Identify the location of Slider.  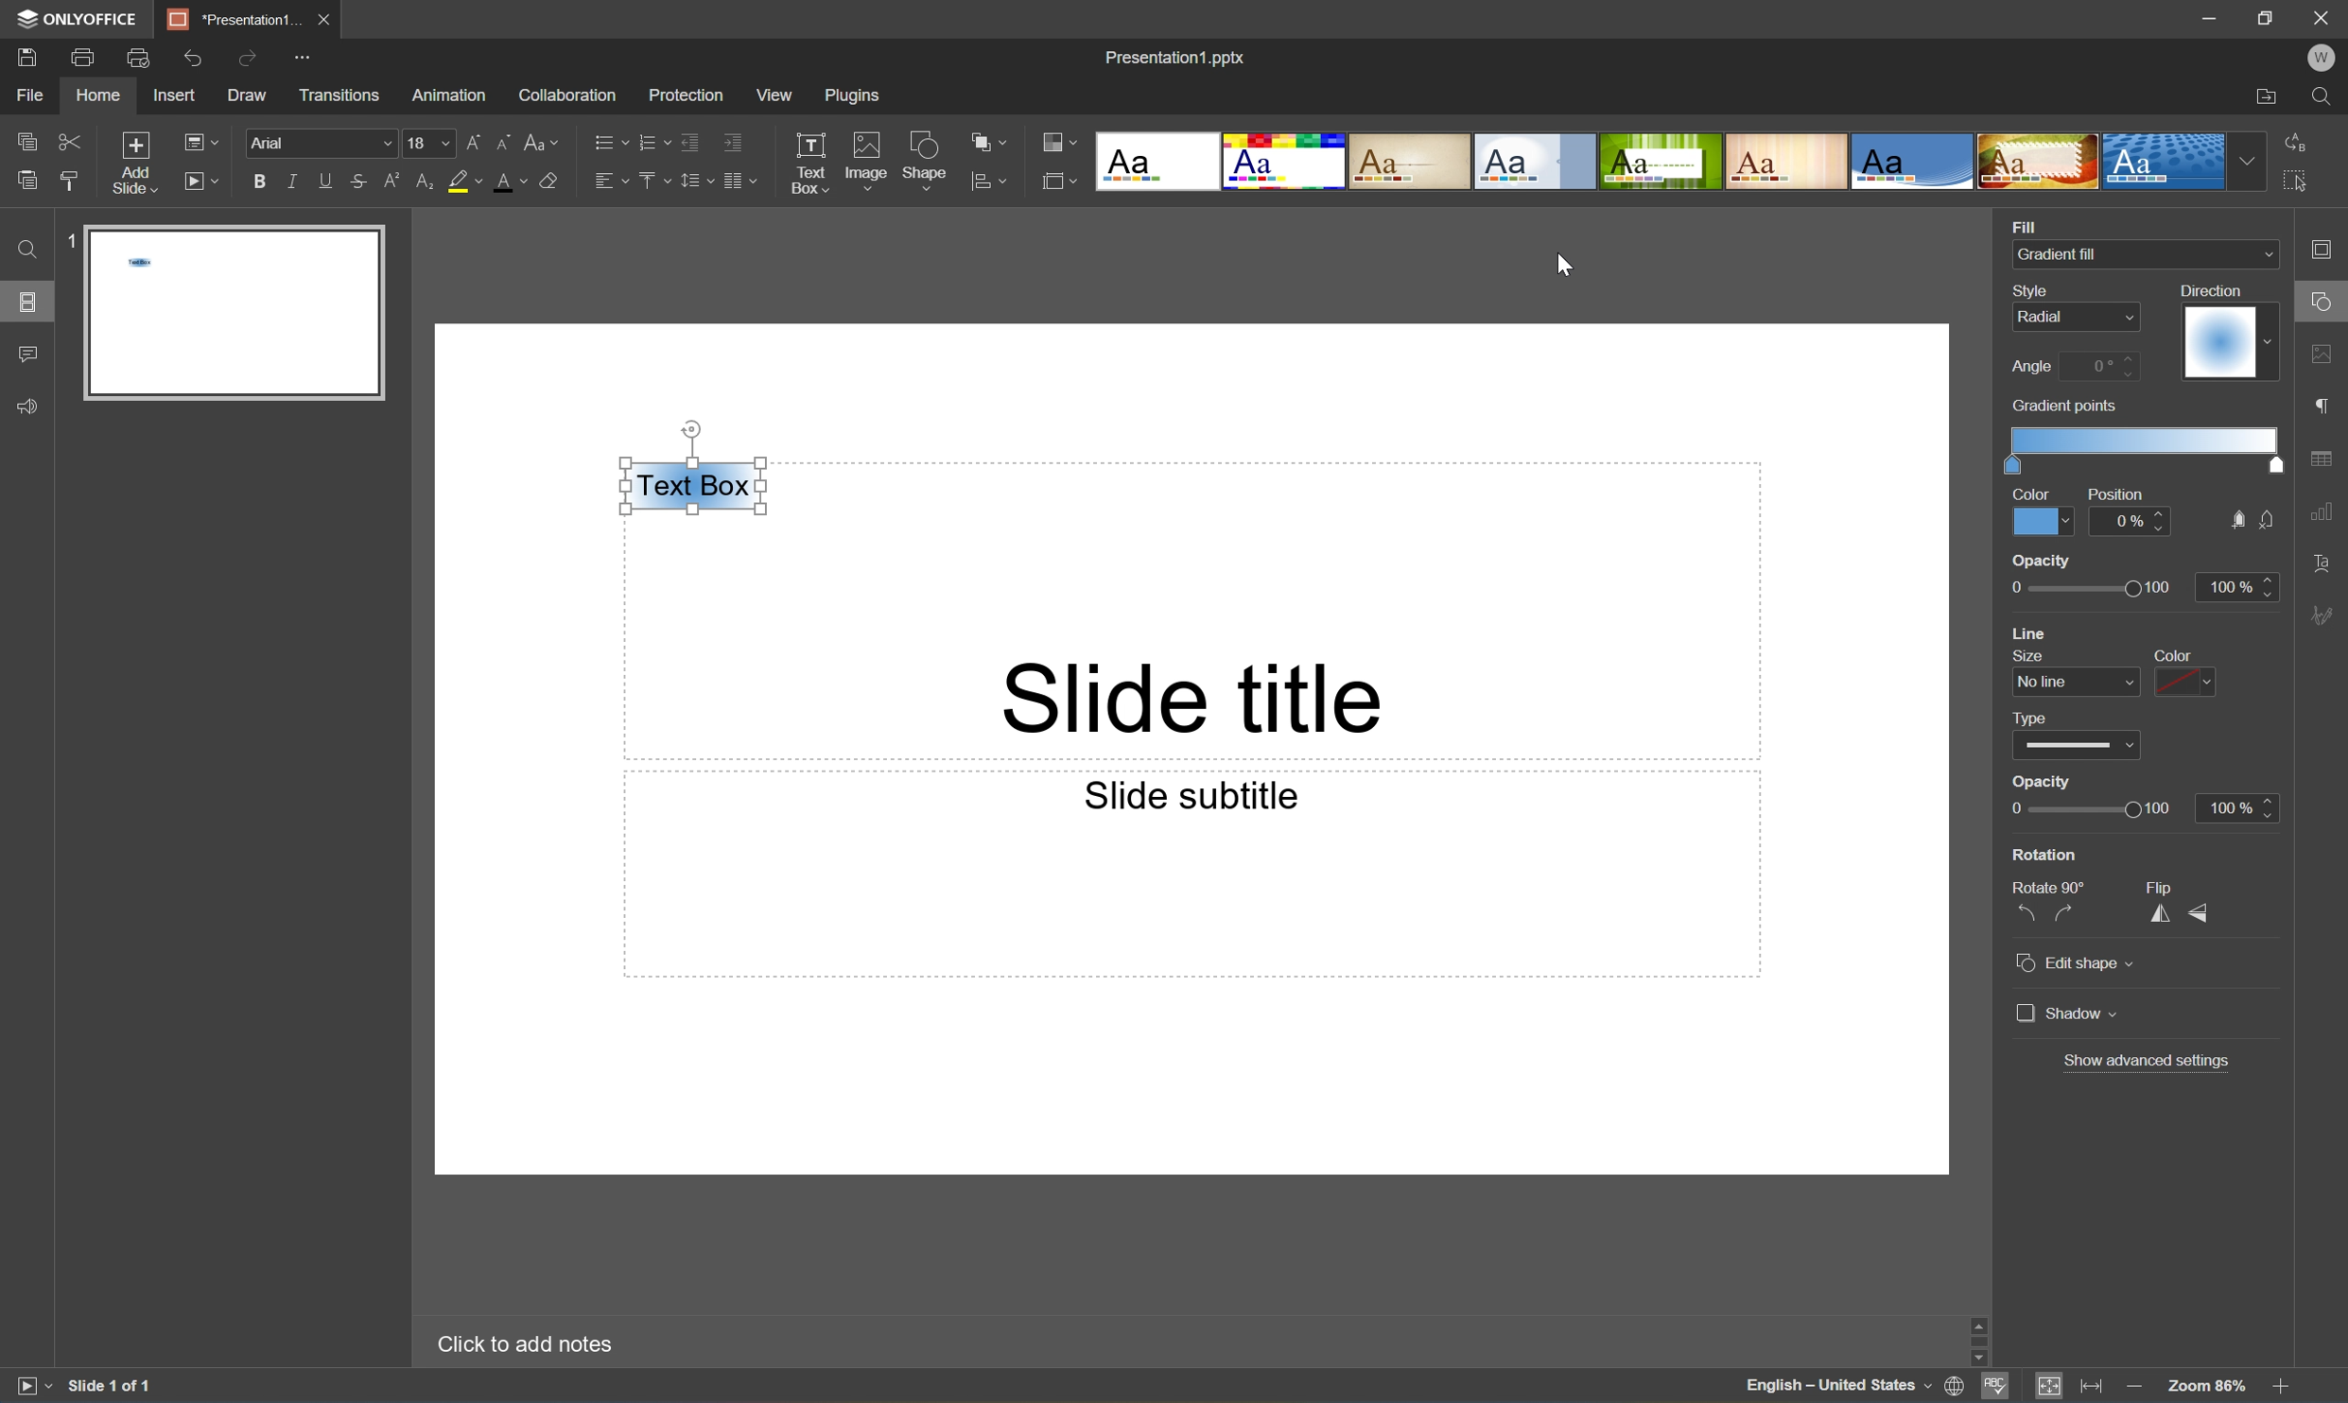
(2143, 446).